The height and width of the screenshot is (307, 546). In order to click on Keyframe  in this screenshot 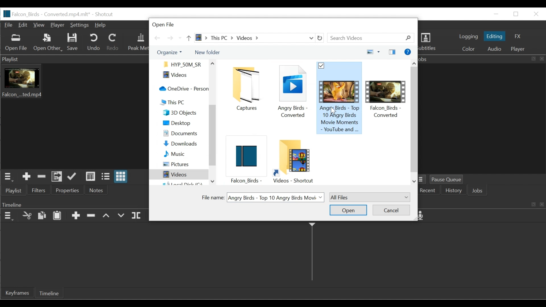, I will do `click(17, 293)`.